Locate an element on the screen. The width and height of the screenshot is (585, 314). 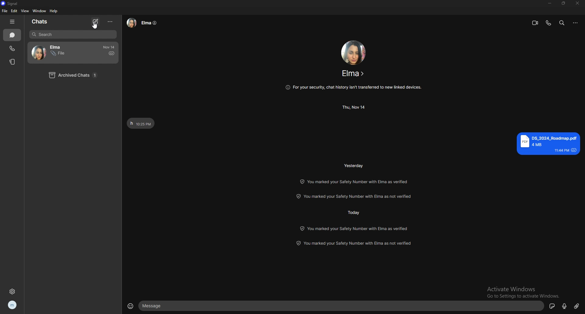
chats is located at coordinates (46, 21).